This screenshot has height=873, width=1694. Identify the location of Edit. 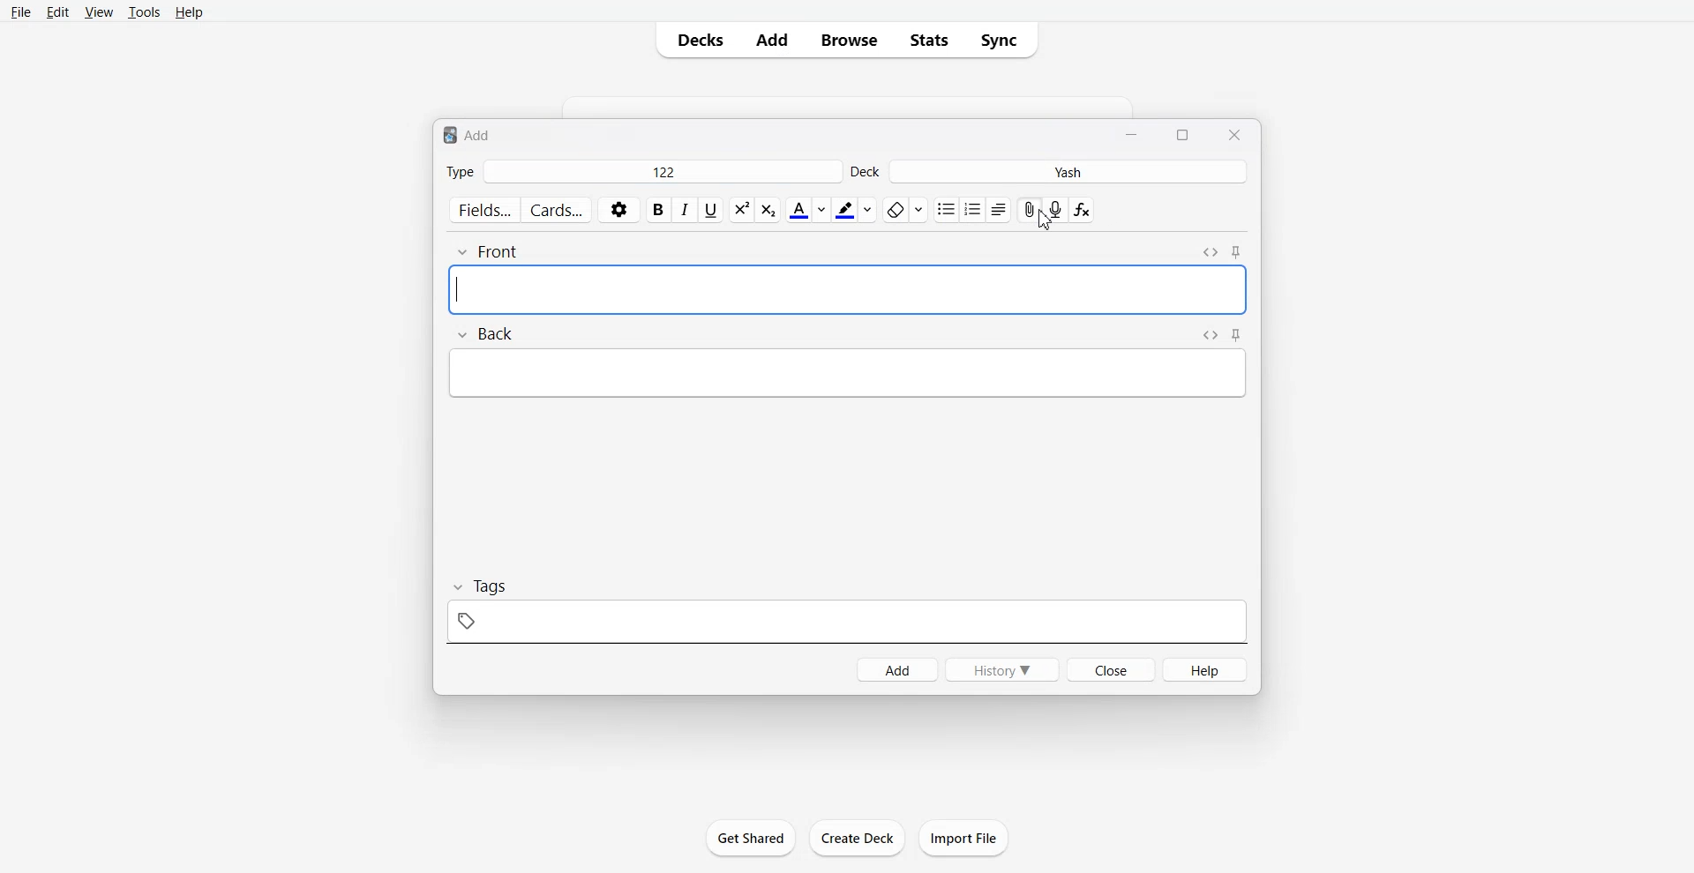
(58, 12).